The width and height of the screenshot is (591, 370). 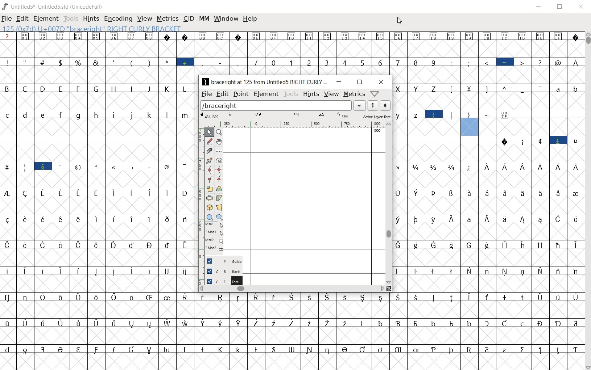 What do you see at coordinates (144, 18) in the screenshot?
I see `VIEW` at bounding box center [144, 18].